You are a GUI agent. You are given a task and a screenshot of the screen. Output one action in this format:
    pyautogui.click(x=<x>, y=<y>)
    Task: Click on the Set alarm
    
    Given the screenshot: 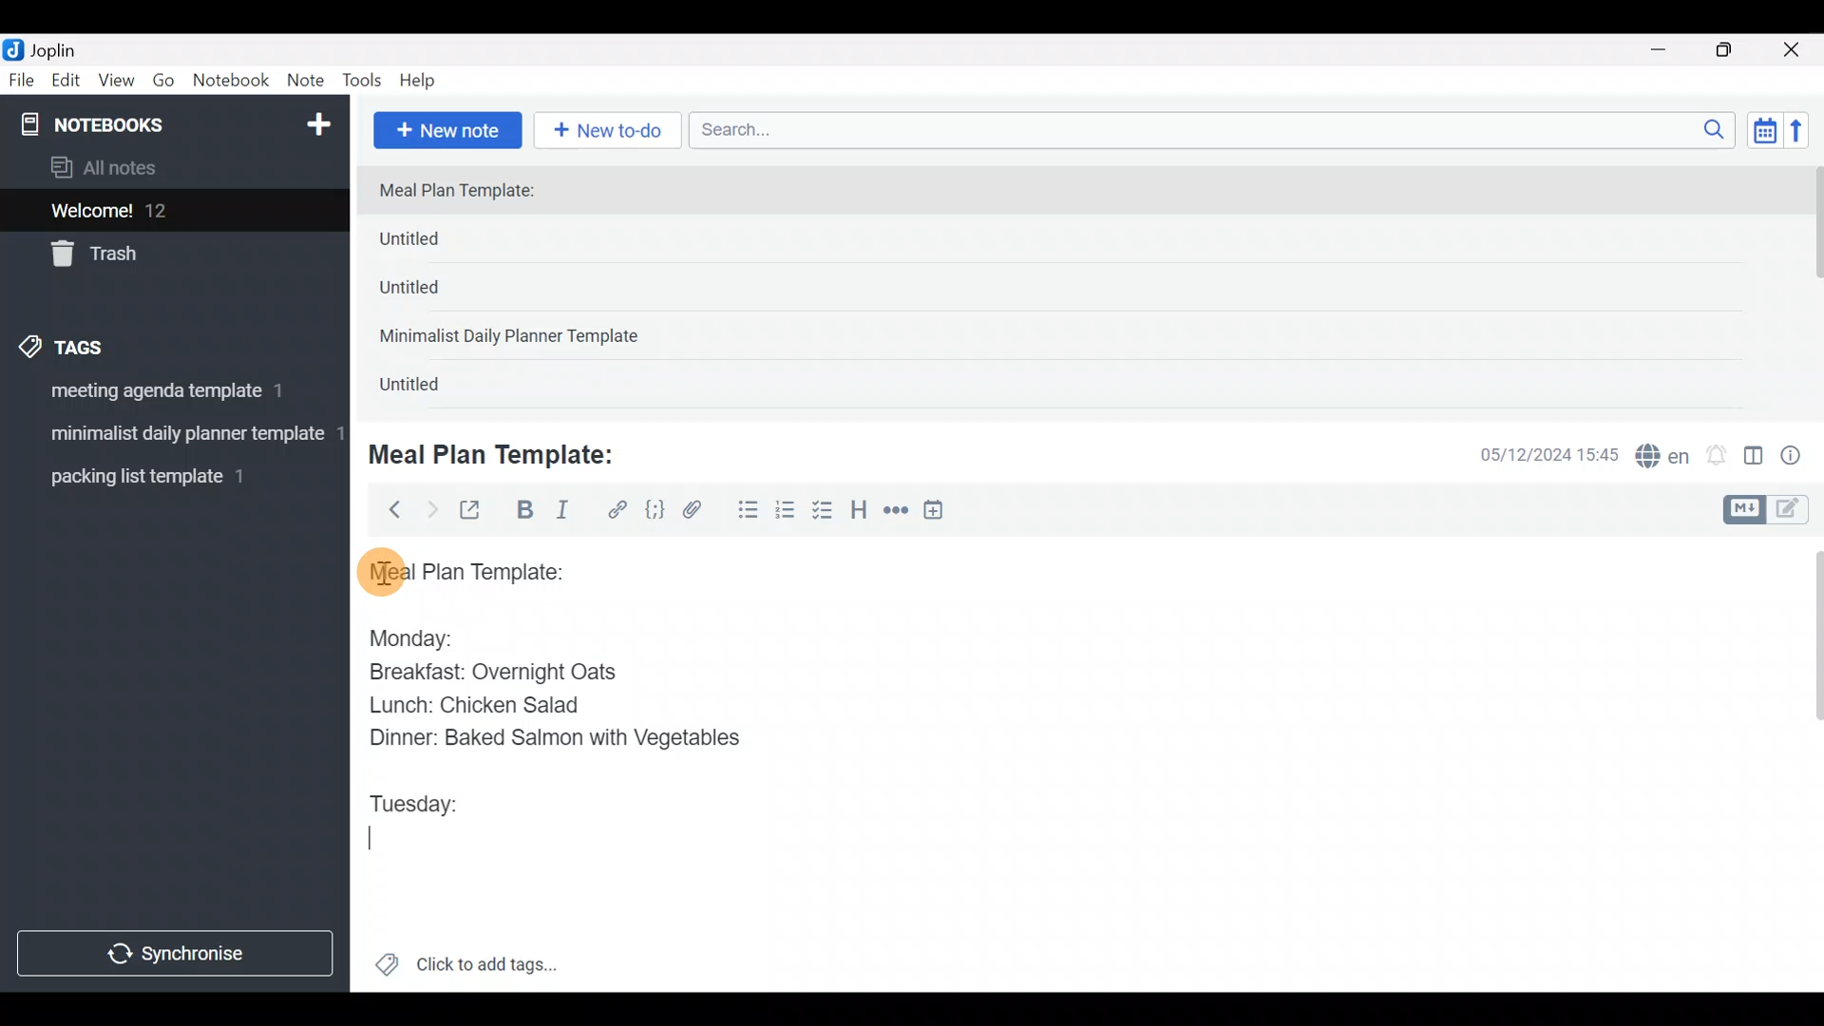 What is the action you would take?
    pyautogui.click(x=1718, y=457)
    